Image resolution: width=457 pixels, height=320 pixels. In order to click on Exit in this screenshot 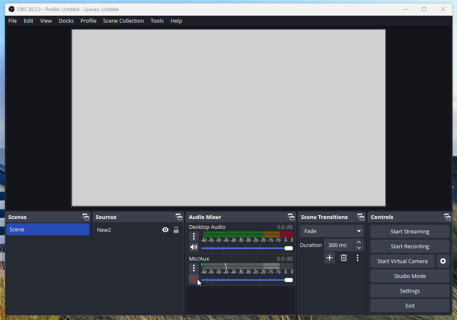, I will do `click(410, 306)`.